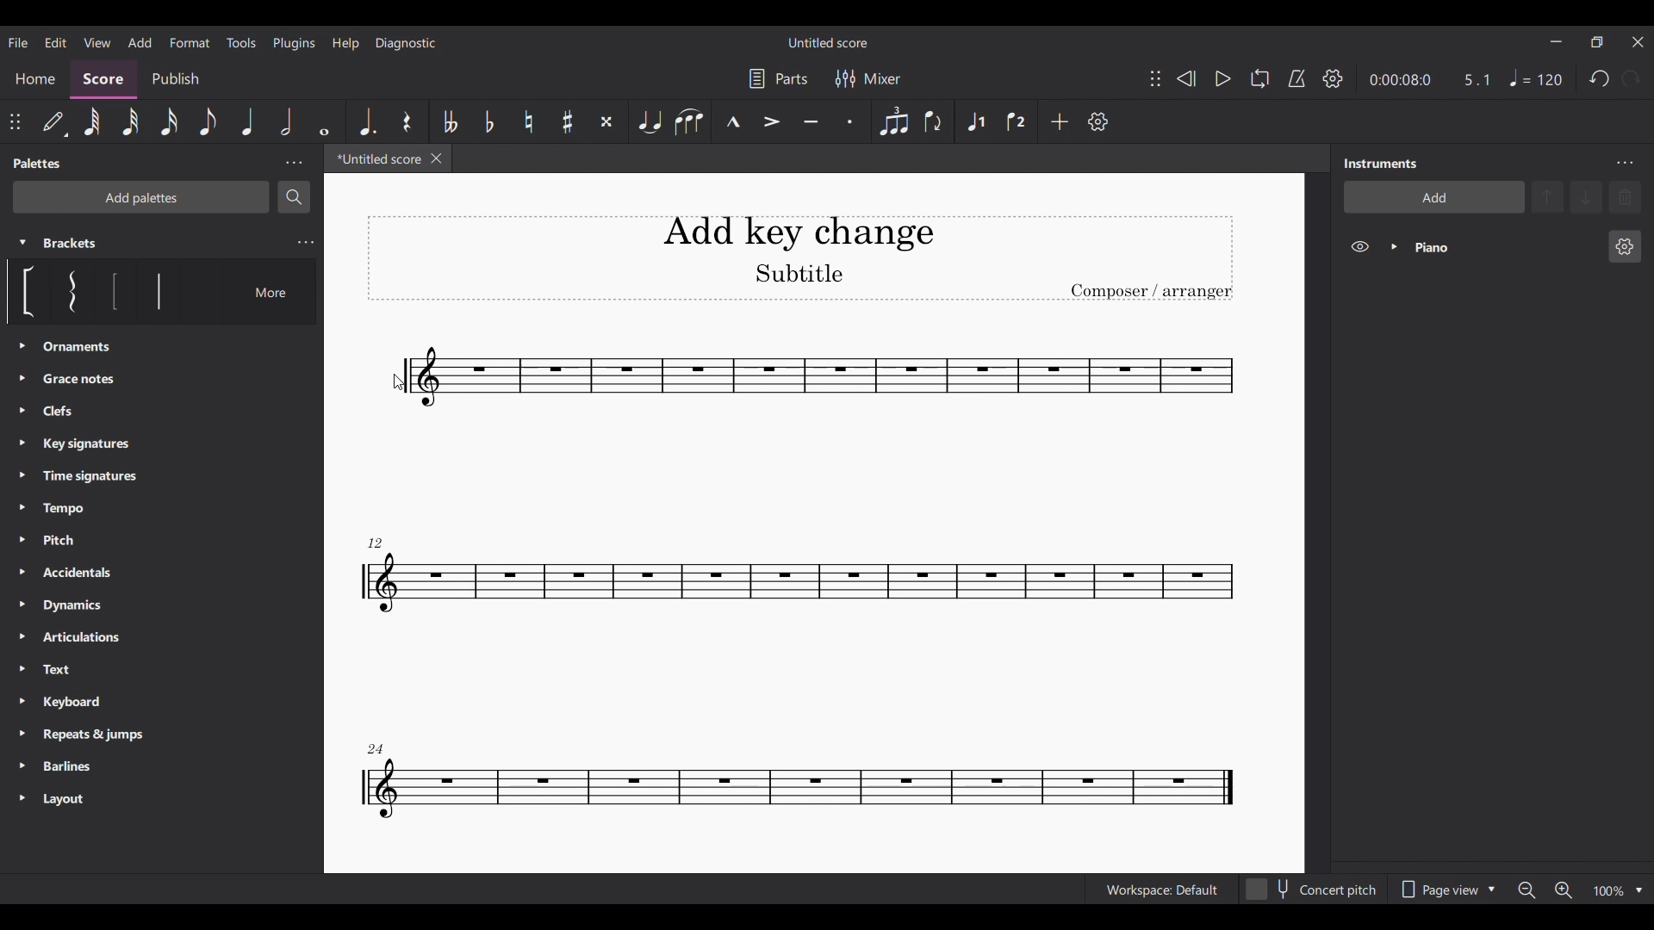 This screenshot has height=930, width=1654. What do you see at coordinates (40, 163) in the screenshot?
I see `Palettes title` at bounding box center [40, 163].